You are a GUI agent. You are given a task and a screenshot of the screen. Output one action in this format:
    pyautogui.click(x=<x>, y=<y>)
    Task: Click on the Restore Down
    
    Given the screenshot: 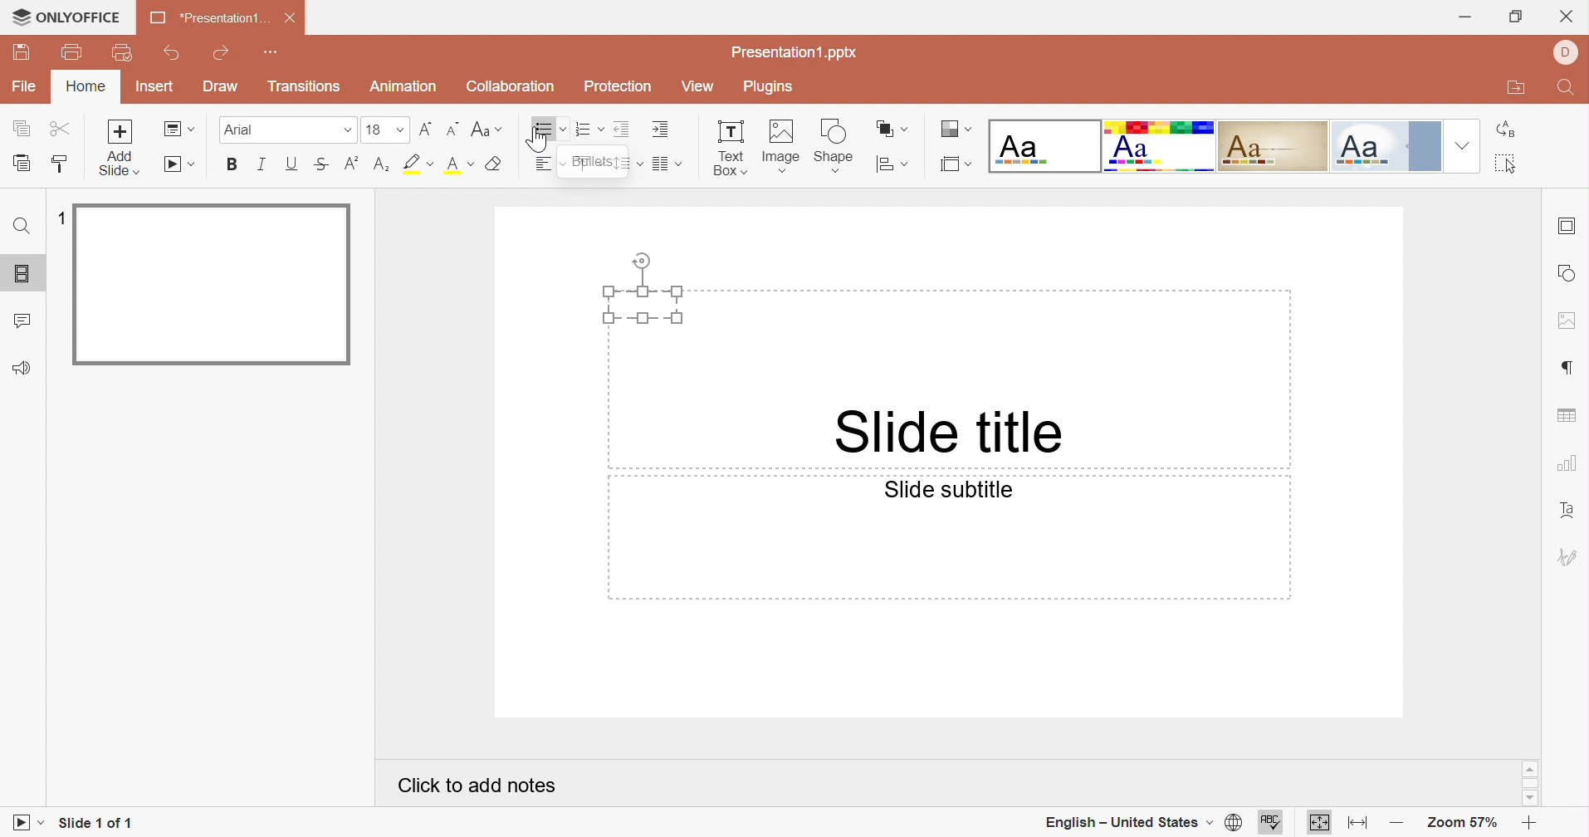 What is the action you would take?
    pyautogui.click(x=1515, y=18)
    